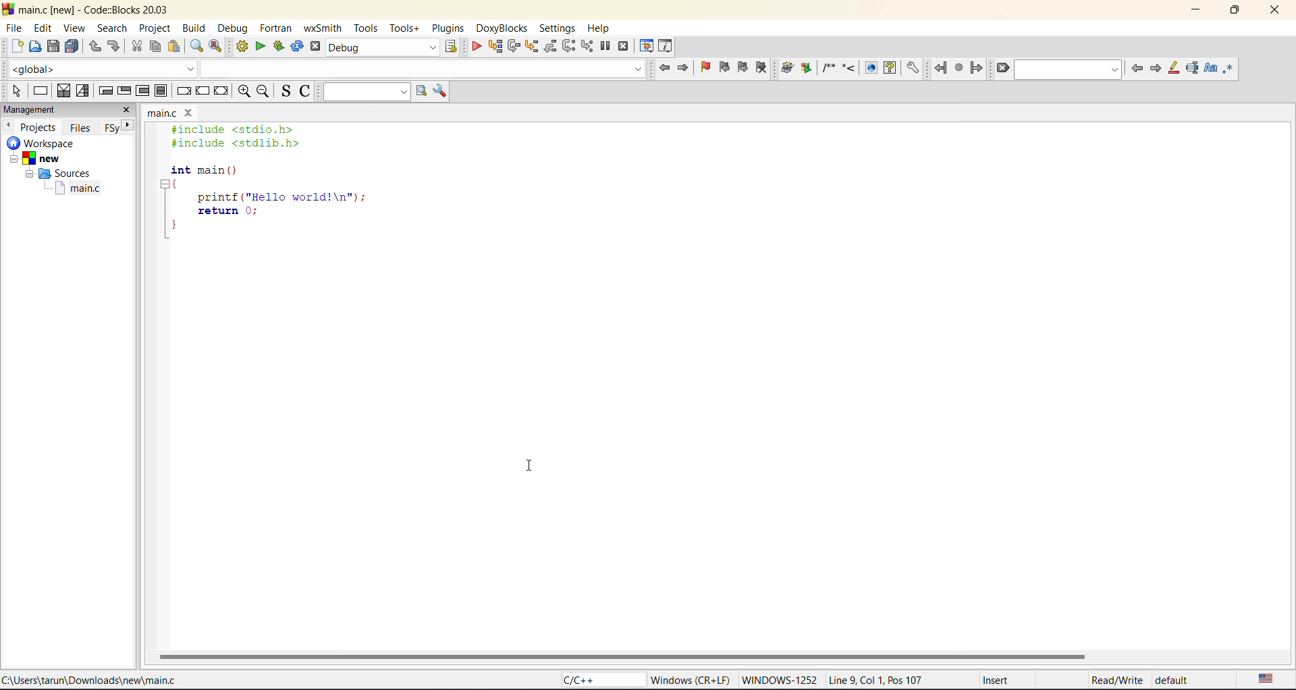  What do you see at coordinates (298, 46) in the screenshot?
I see `rebuild` at bounding box center [298, 46].